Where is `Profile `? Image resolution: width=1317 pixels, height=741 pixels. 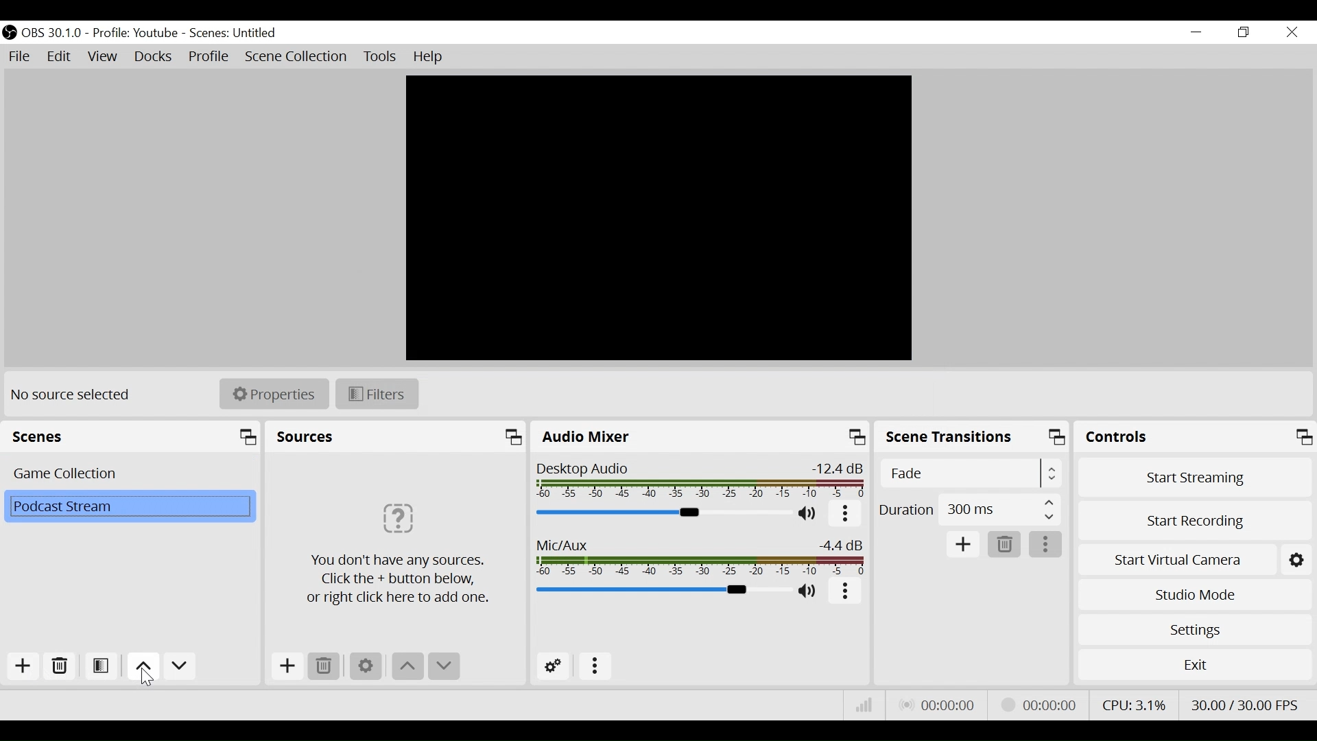
Profile  is located at coordinates (138, 33).